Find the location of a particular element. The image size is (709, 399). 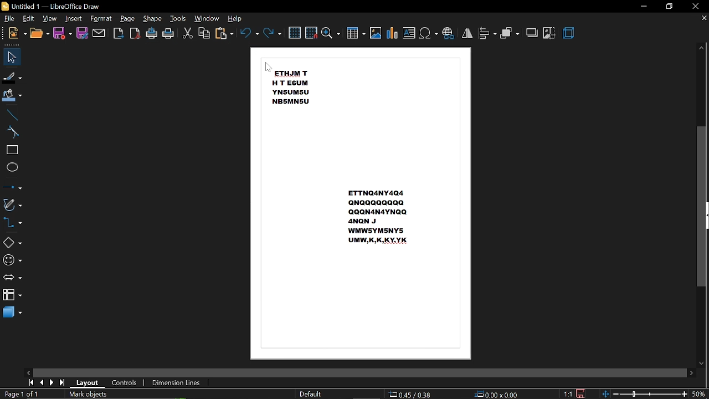

snap to grid is located at coordinates (311, 32).